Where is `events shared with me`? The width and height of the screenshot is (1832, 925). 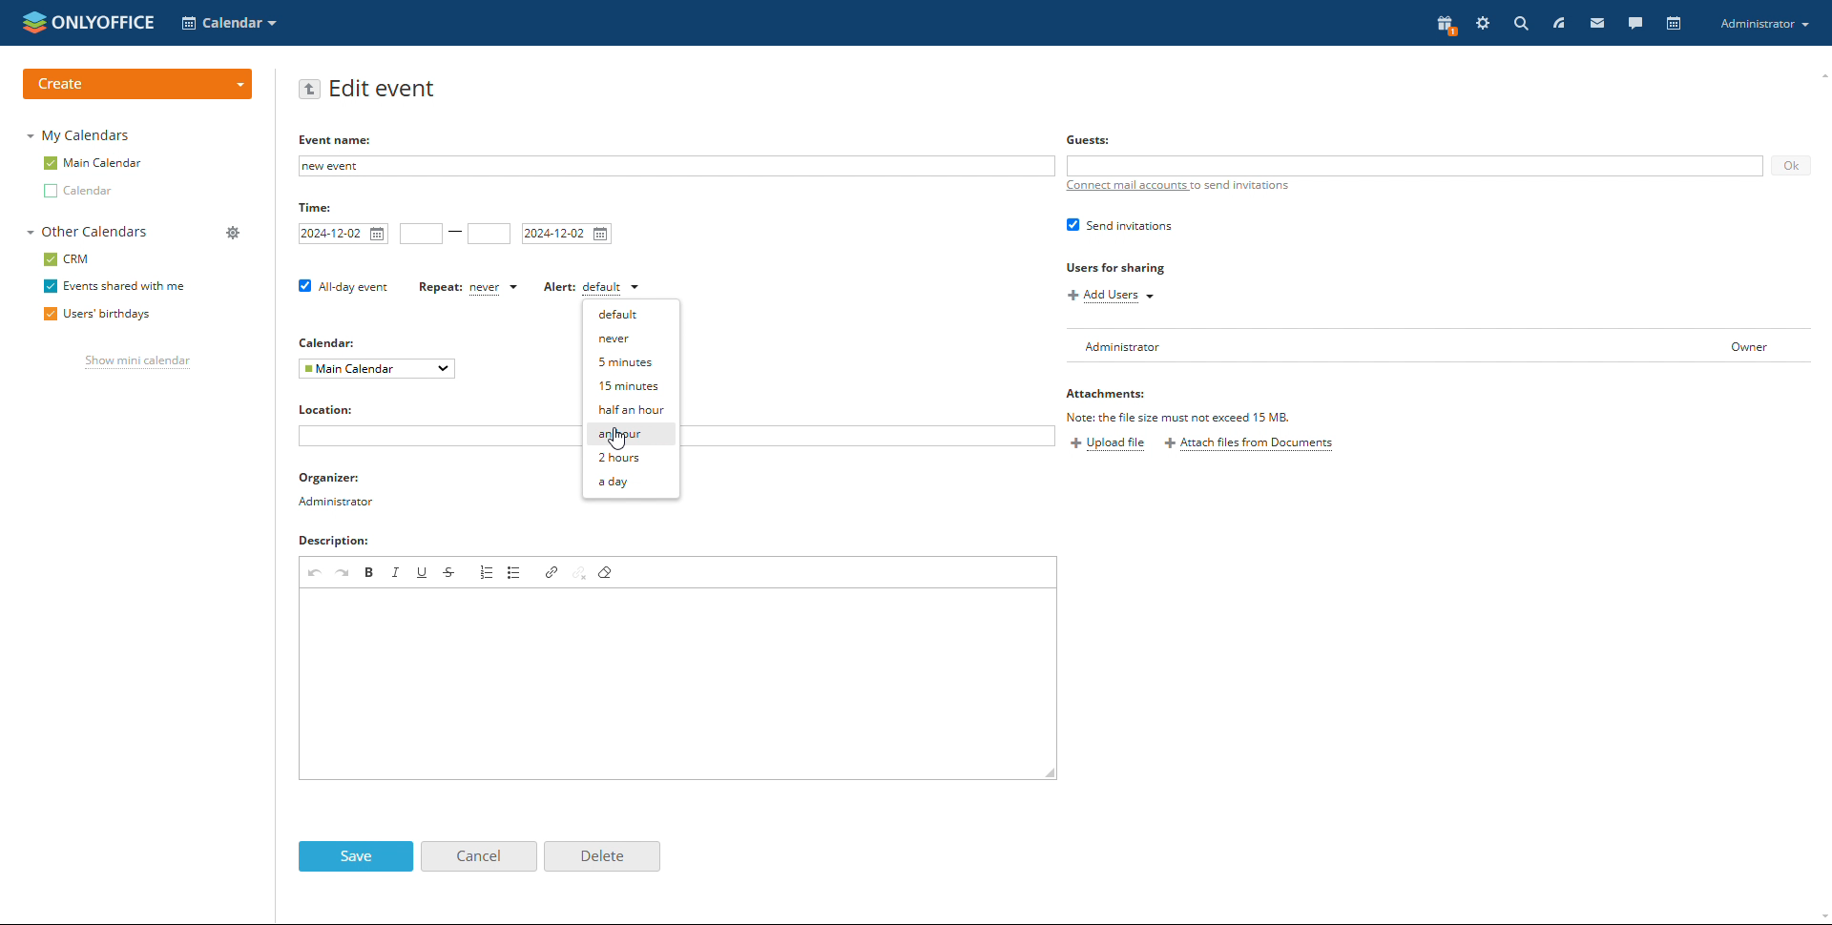 events shared with me is located at coordinates (114, 286).